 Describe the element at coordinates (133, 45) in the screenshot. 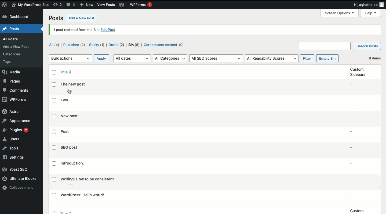

I see `Bin` at that location.